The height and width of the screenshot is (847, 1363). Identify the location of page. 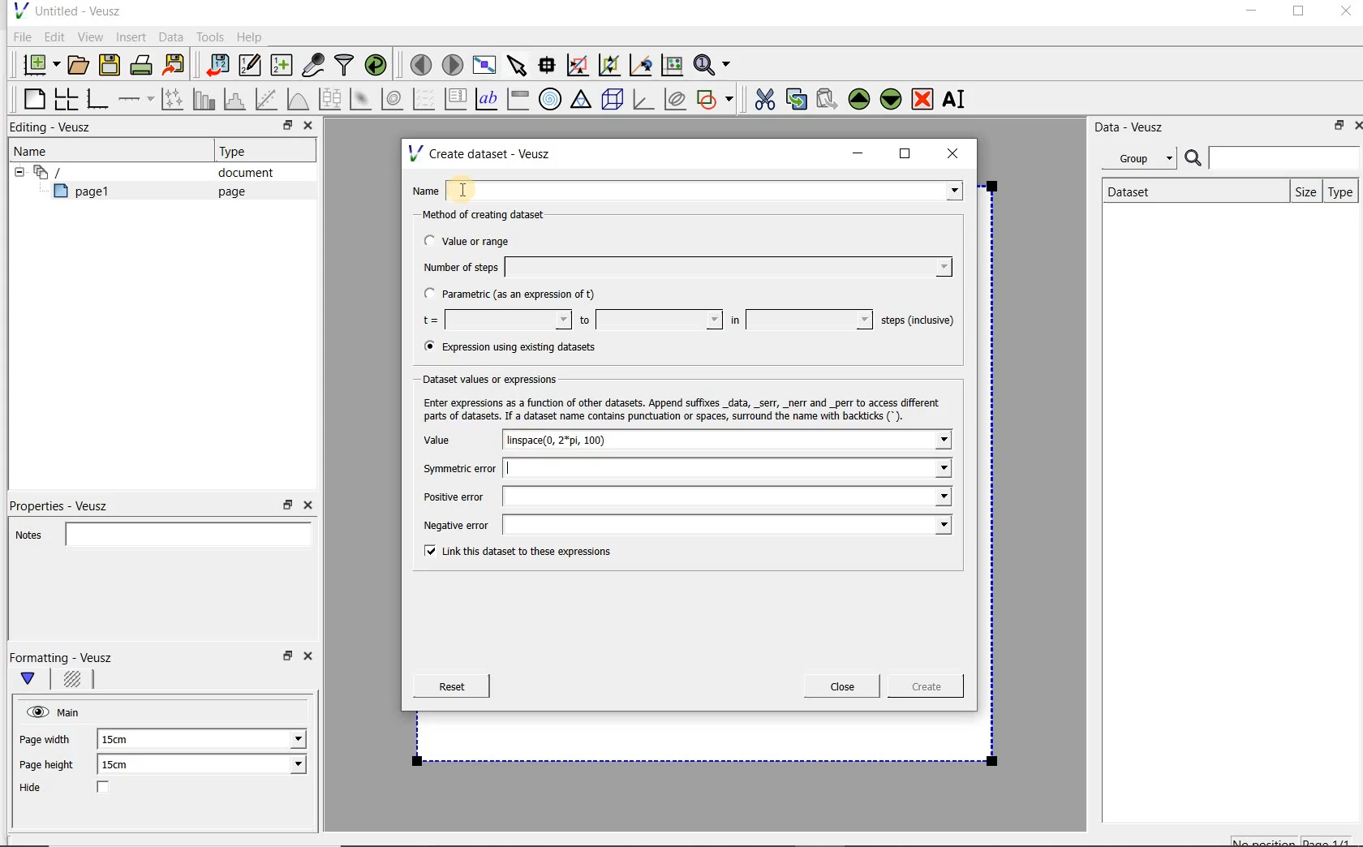
(228, 191).